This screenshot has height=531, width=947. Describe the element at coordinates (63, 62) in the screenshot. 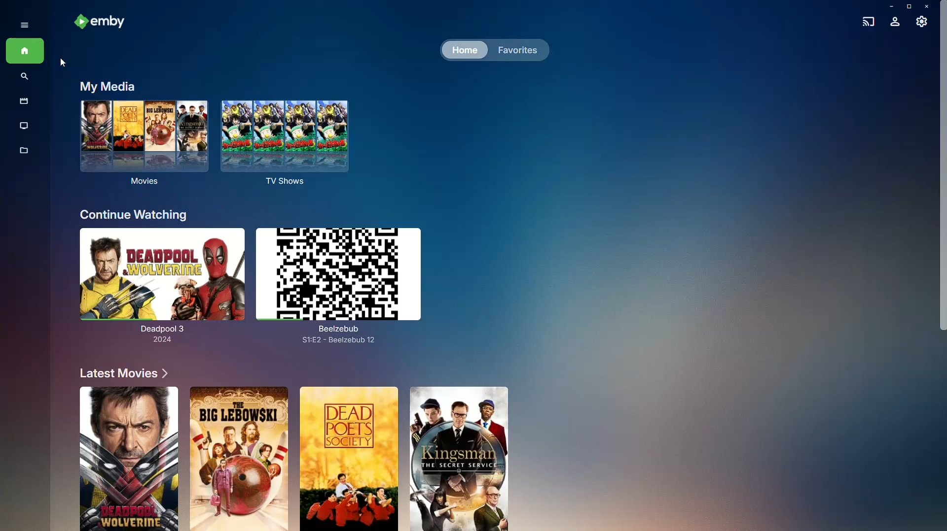

I see `Cursor` at that location.